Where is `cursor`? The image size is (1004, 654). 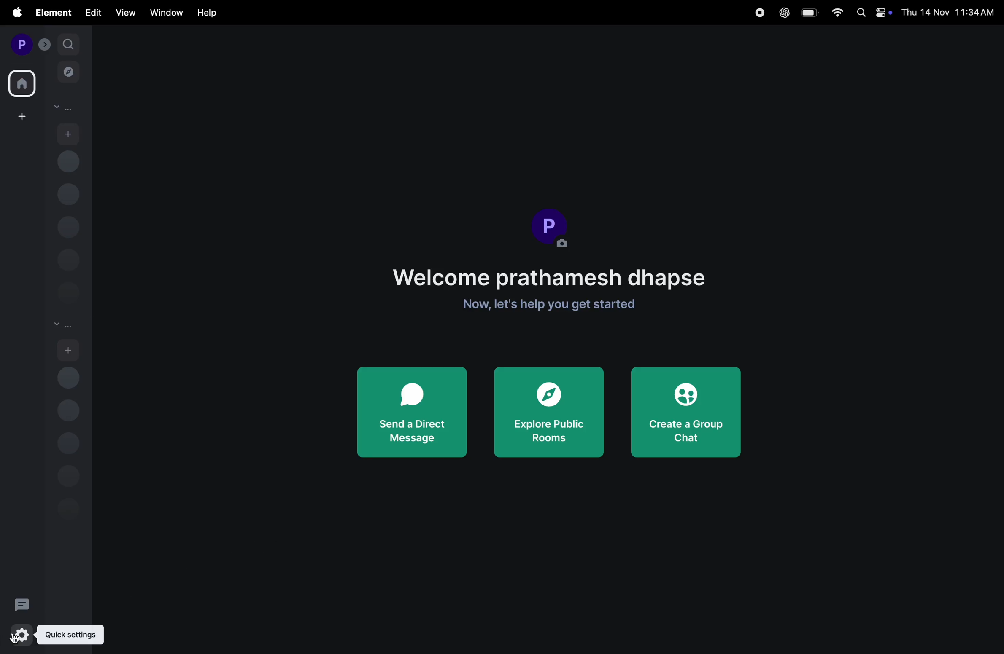 cursor is located at coordinates (18, 637).